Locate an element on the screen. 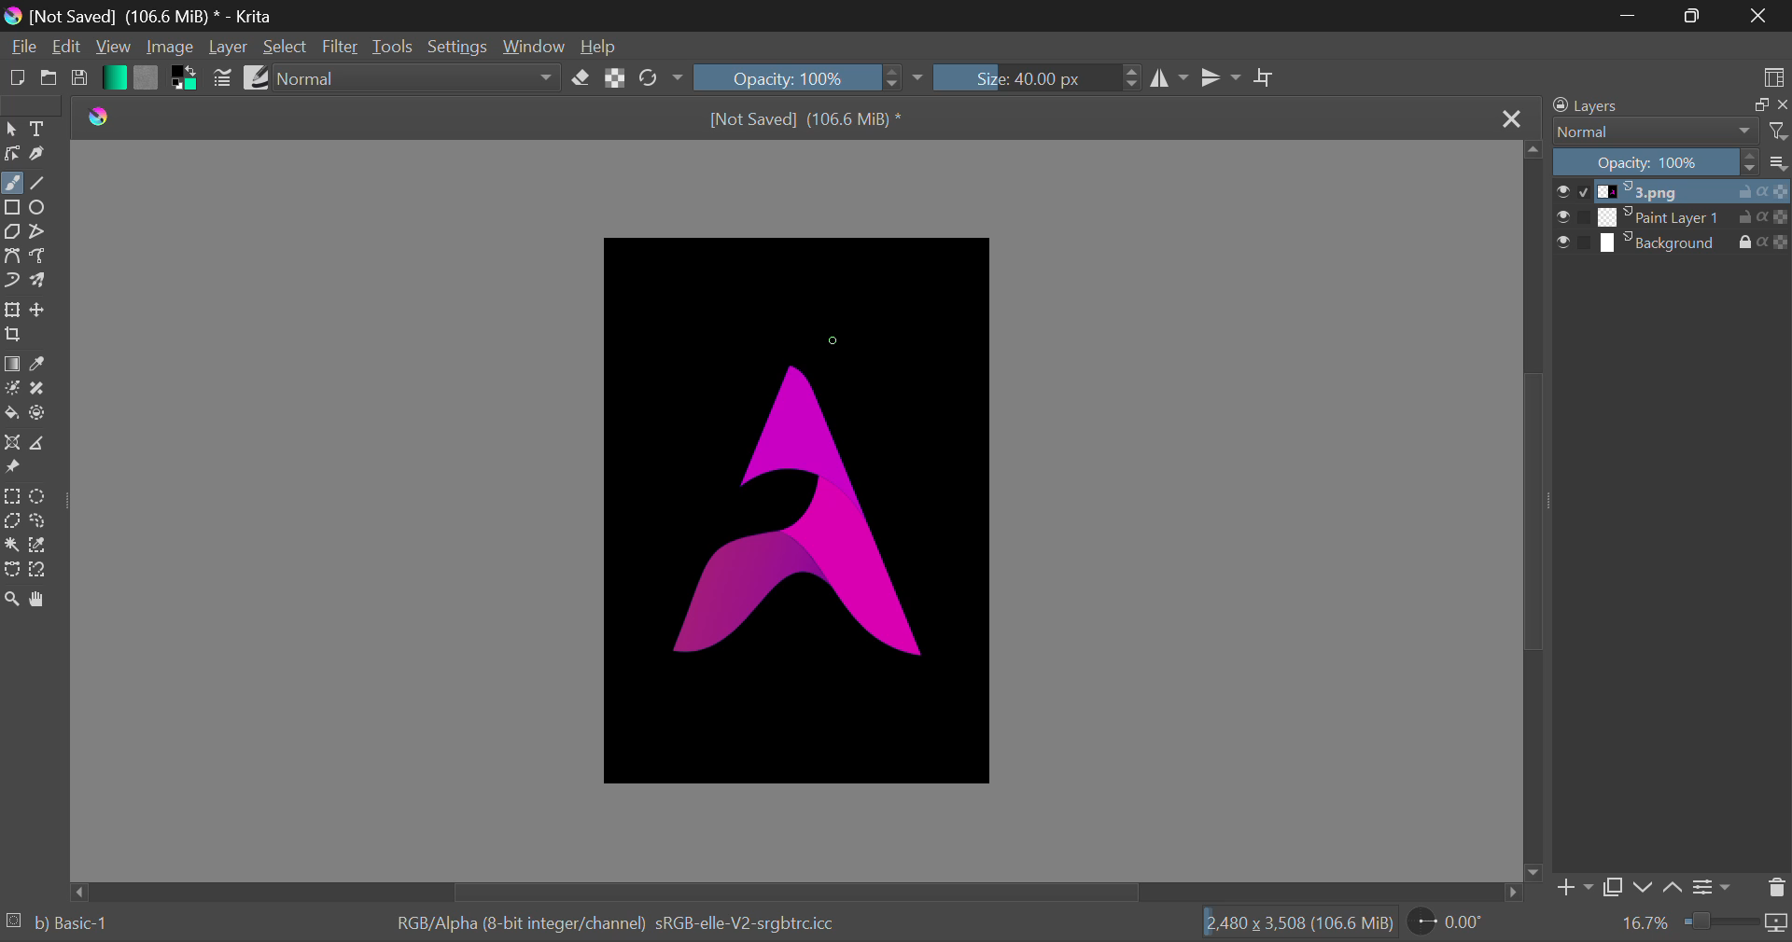 The width and height of the screenshot is (1792, 942). Pattern is located at coordinates (147, 76).